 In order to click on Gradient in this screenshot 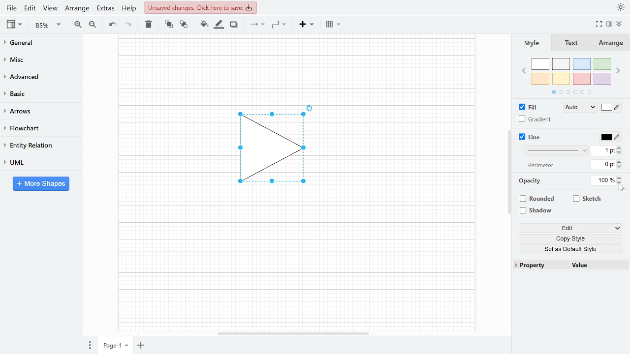, I will do `click(535, 119)`.